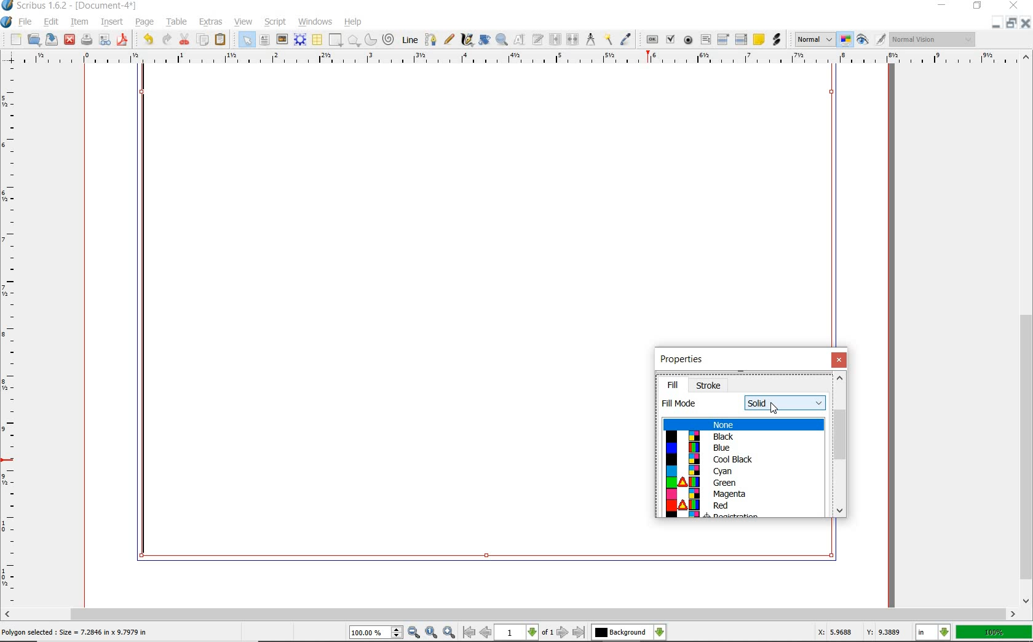 This screenshot has height=642, width=1033. What do you see at coordinates (467, 39) in the screenshot?
I see `calligraphic line` at bounding box center [467, 39].